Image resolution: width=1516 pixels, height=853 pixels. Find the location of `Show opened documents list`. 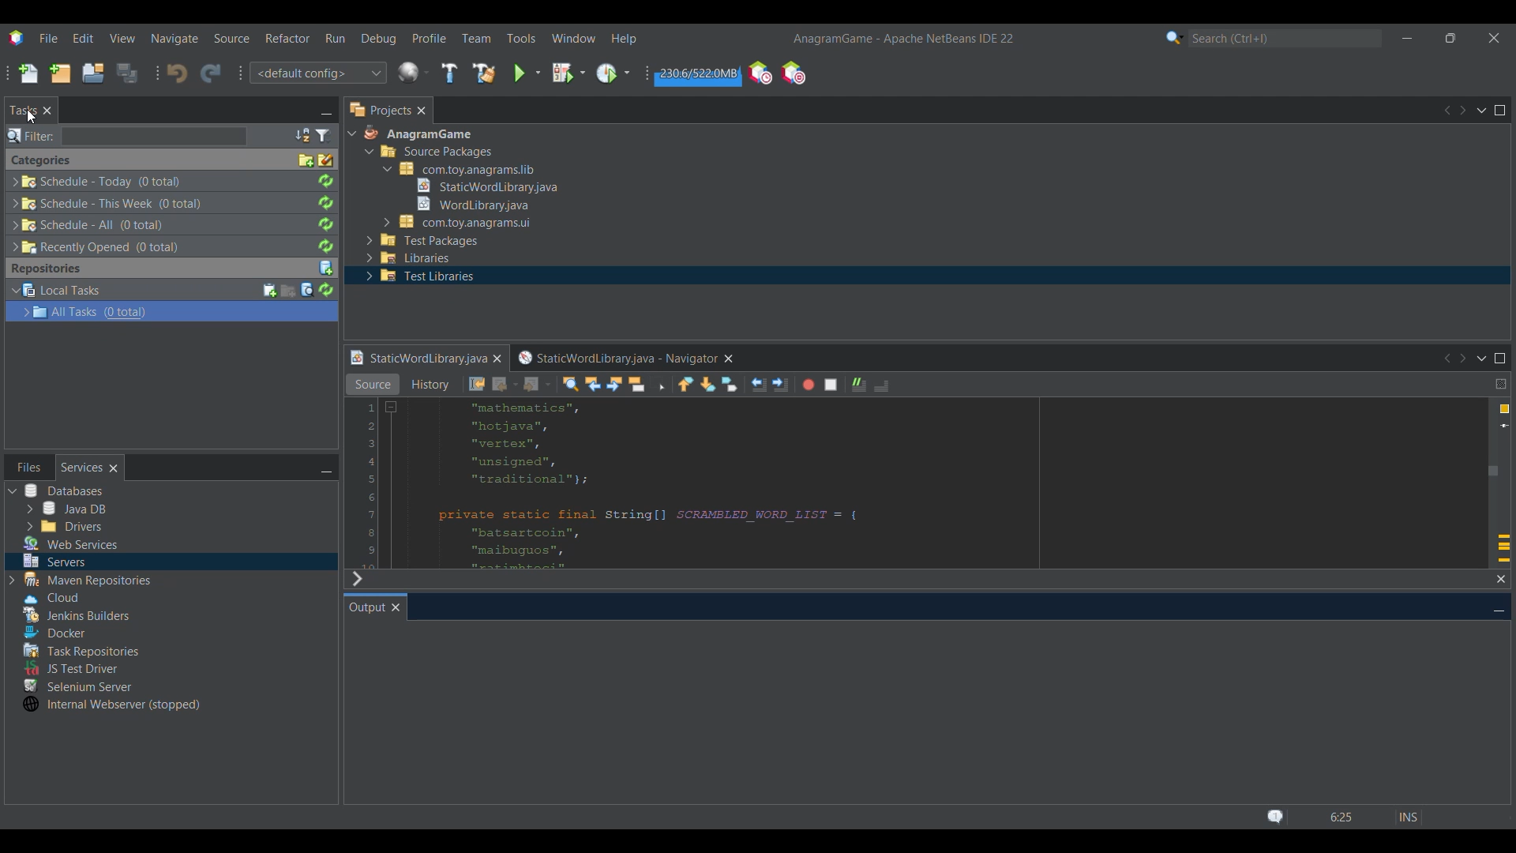

Show opened documents list is located at coordinates (1484, 359).